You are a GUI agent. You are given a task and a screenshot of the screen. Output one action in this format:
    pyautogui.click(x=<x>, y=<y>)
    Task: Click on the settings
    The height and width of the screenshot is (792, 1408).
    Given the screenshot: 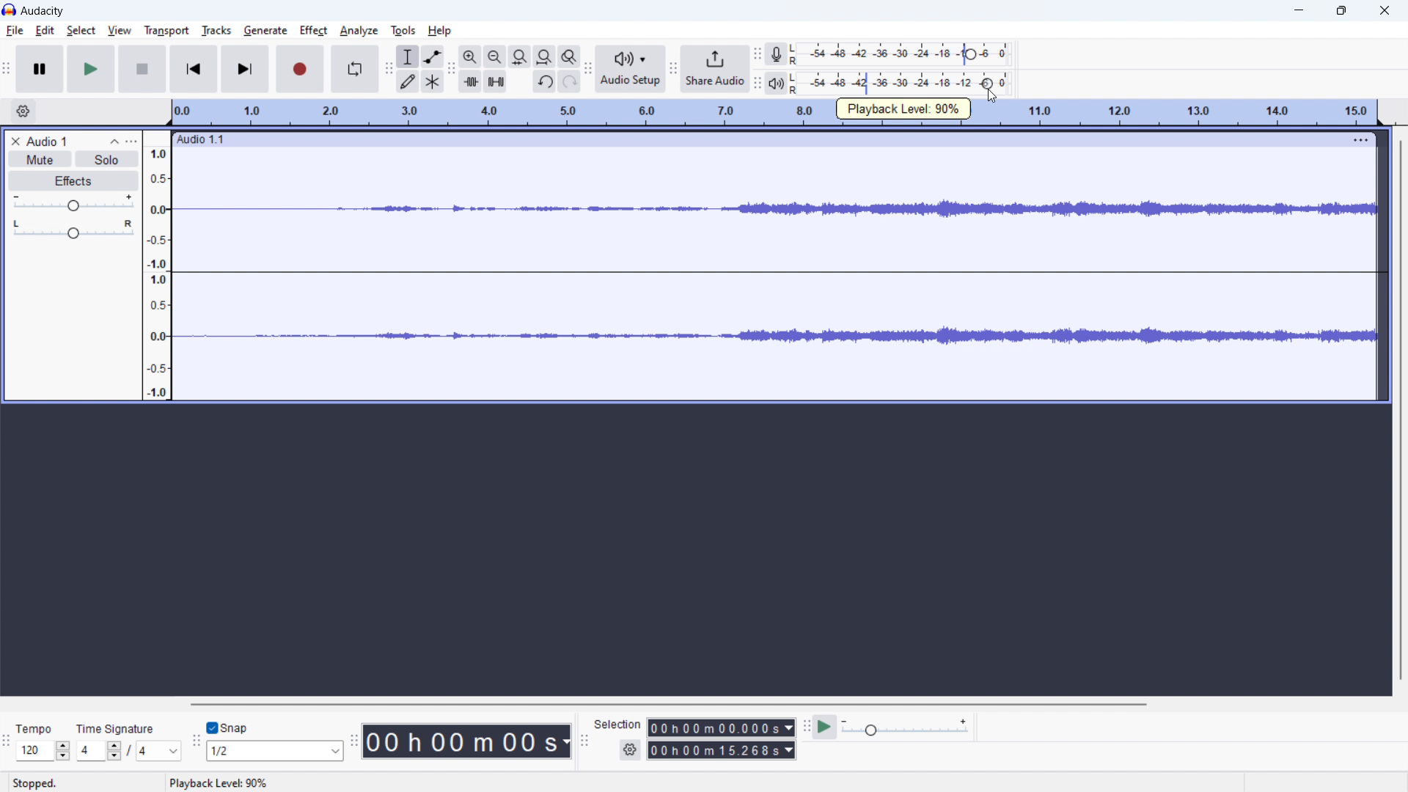 What is the action you would take?
    pyautogui.click(x=629, y=750)
    